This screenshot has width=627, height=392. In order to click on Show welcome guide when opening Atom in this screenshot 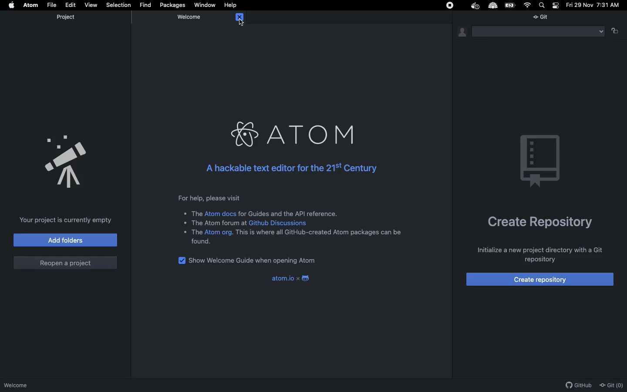, I will do `click(255, 260)`.